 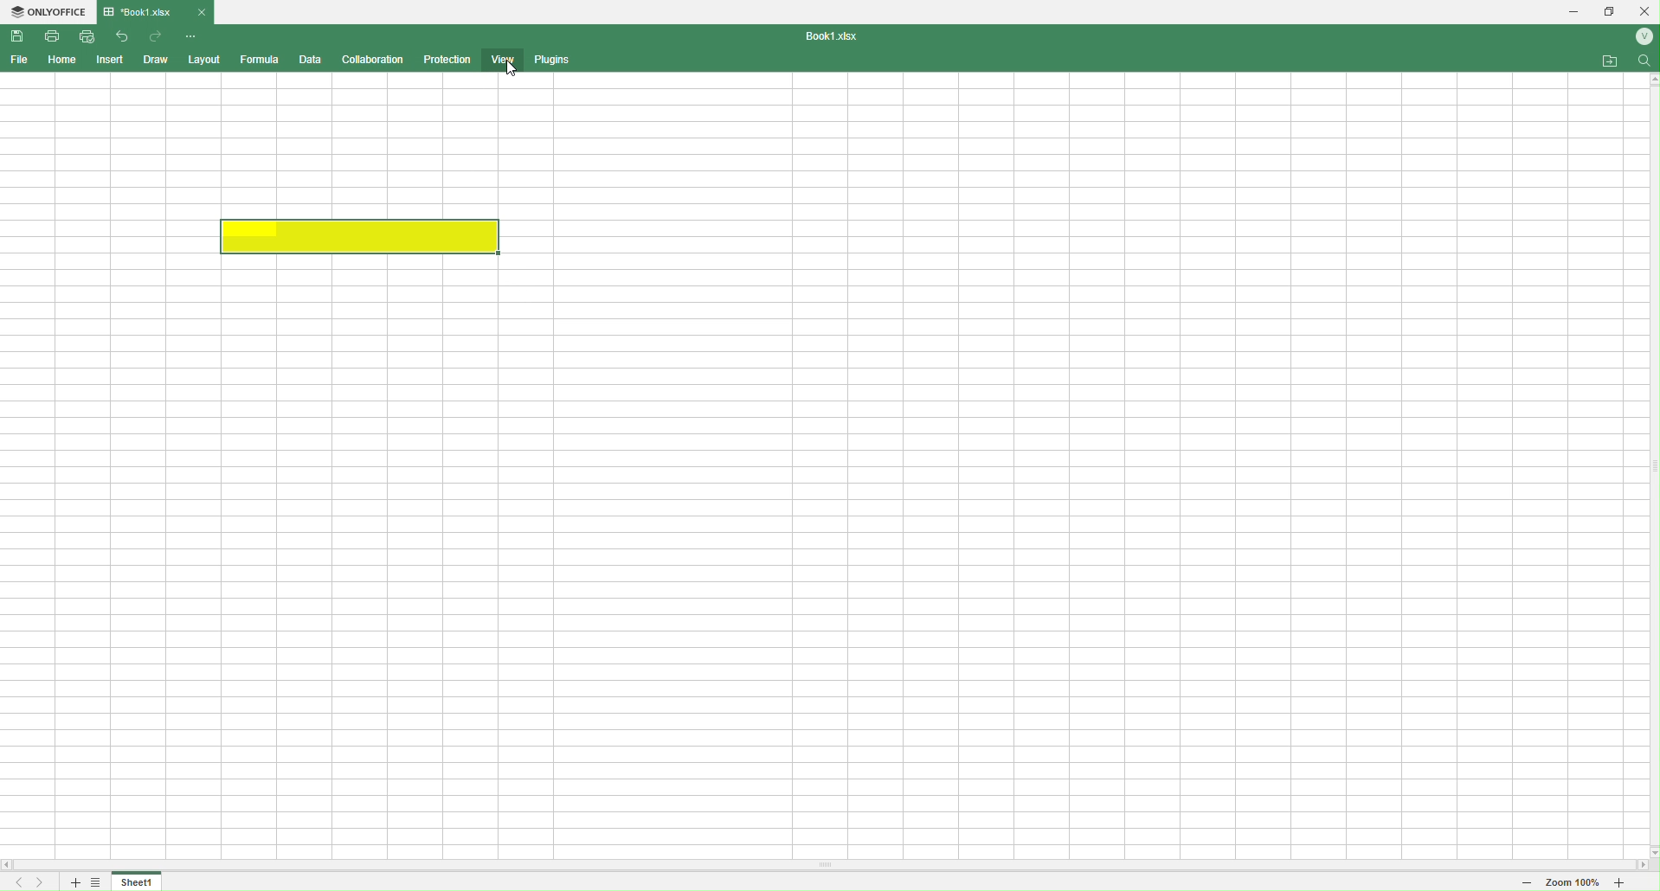 What do you see at coordinates (88, 35) in the screenshot?
I see `Quick print` at bounding box center [88, 35].